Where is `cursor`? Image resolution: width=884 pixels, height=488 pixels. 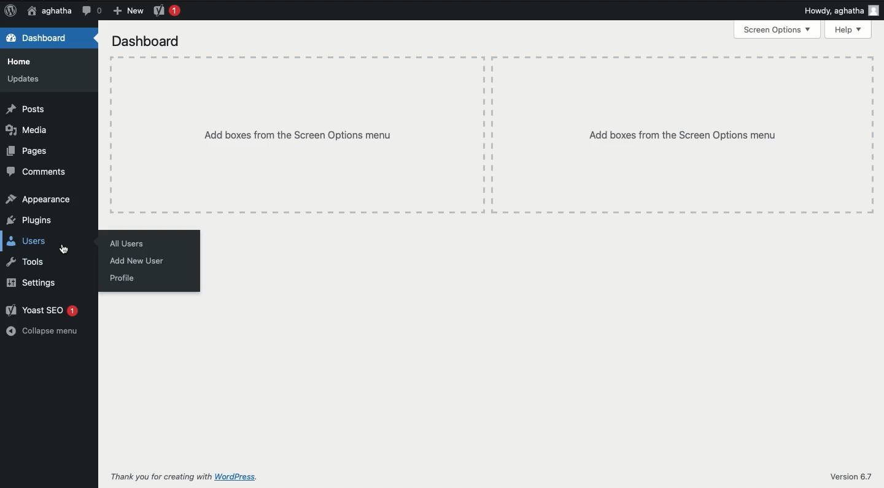 cursor is located at coordinates (64, 250).